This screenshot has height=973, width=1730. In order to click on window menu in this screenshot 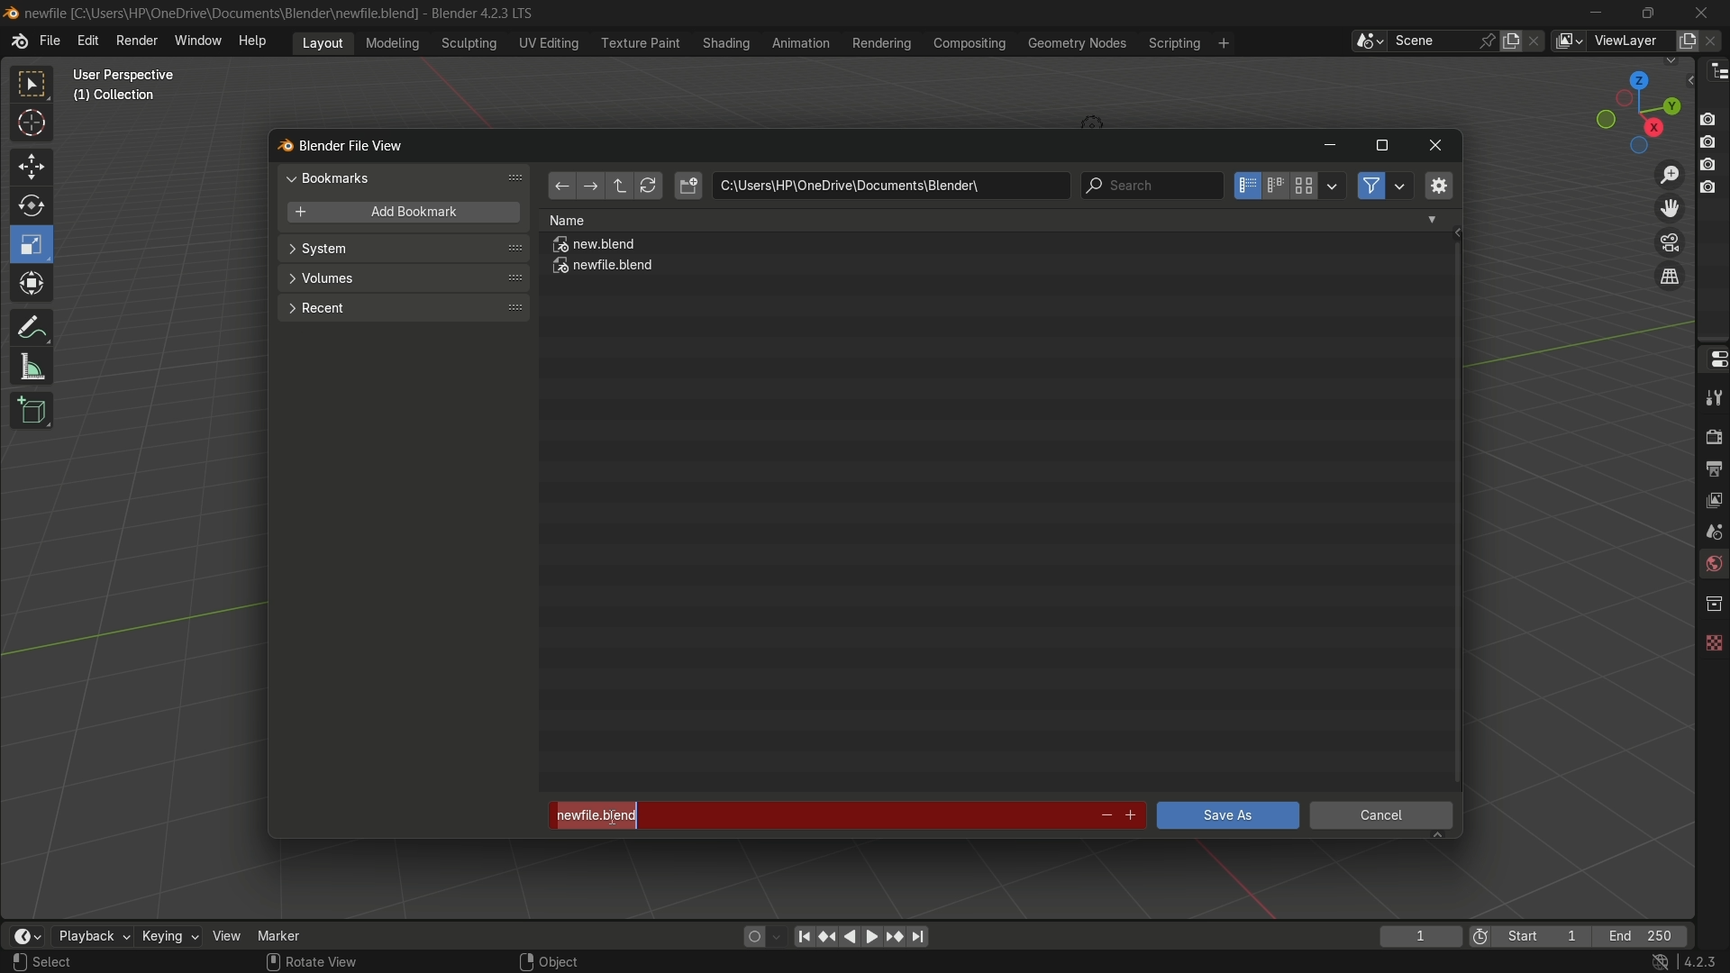, I will do `click(199, 42)`.